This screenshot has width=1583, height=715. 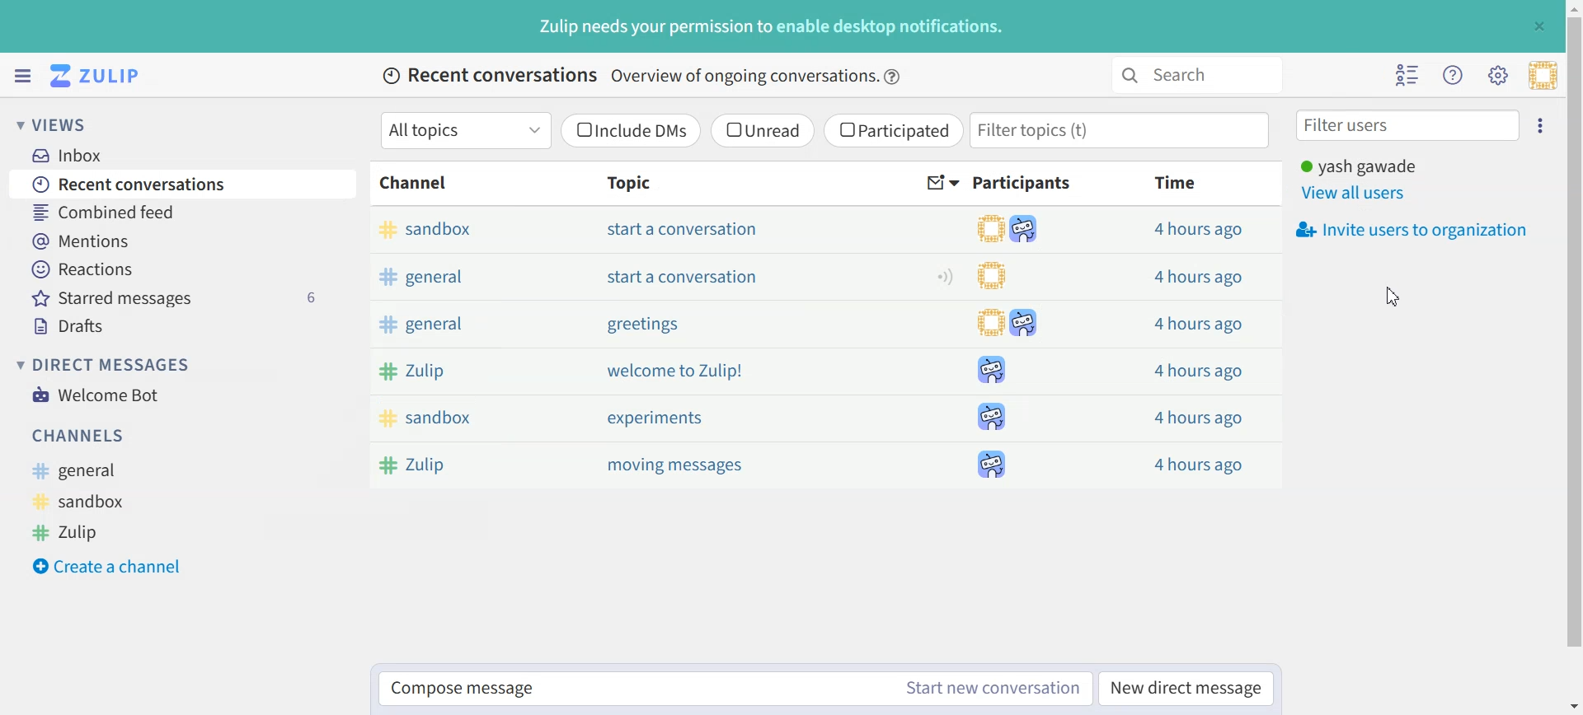 I want to click on Text, so click(x=773, y=26).